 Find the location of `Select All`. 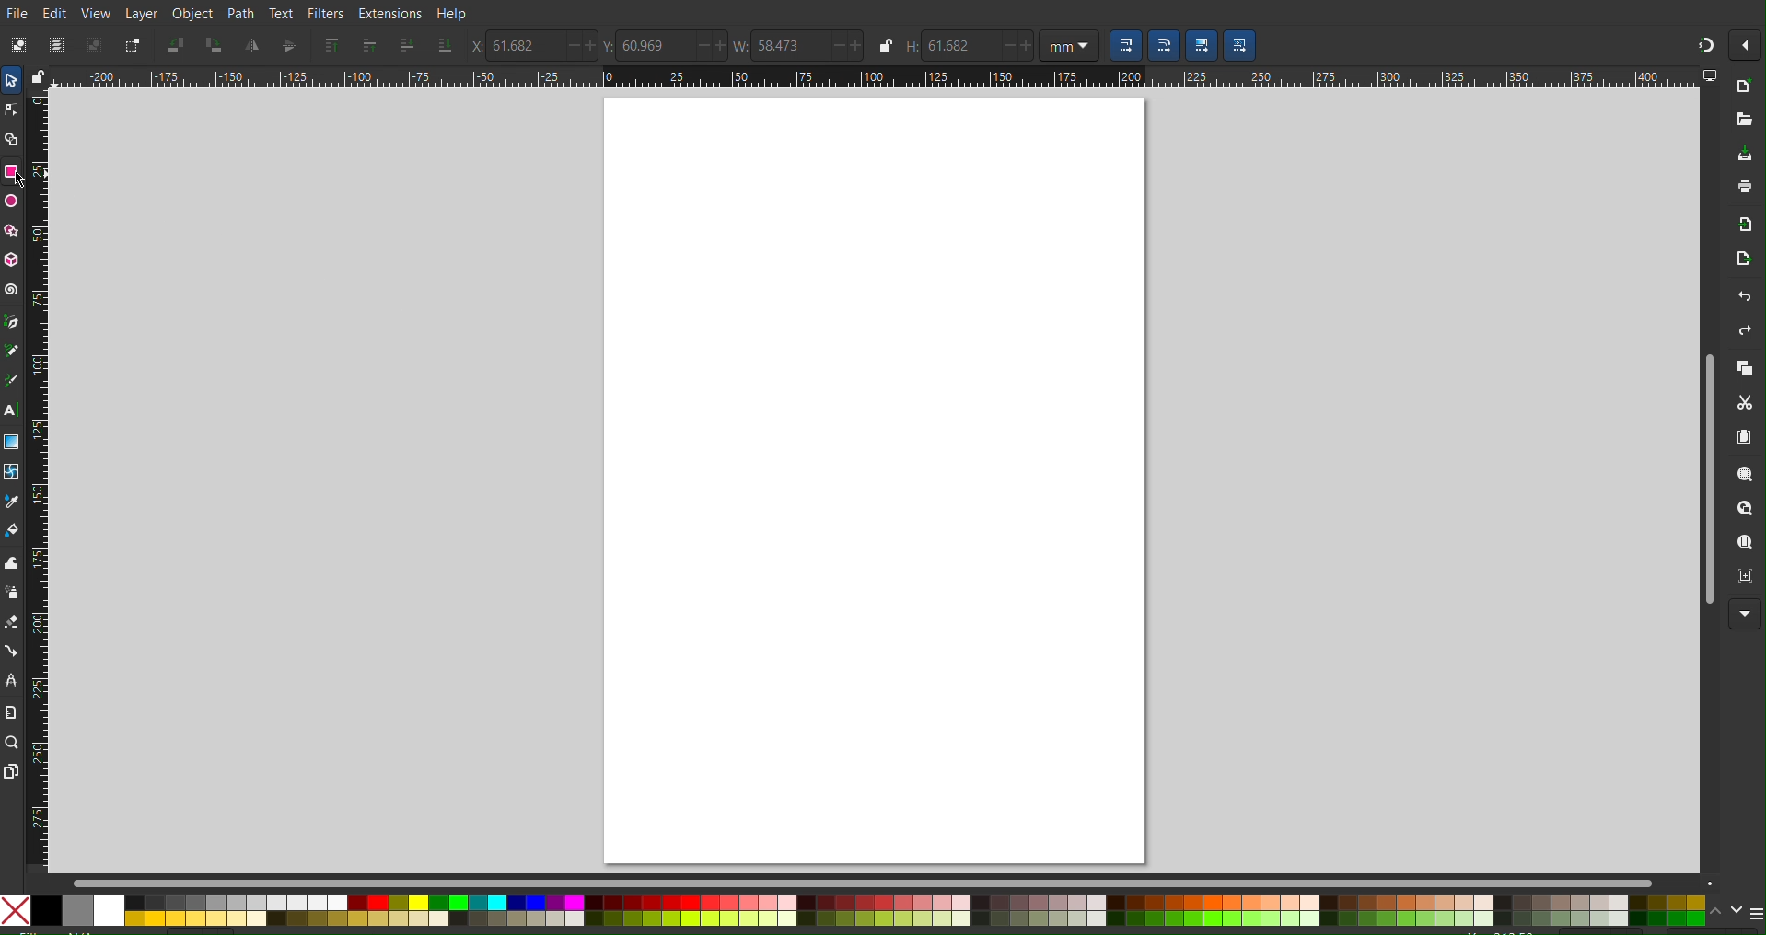

Select All is located at coordinates (58, 45).